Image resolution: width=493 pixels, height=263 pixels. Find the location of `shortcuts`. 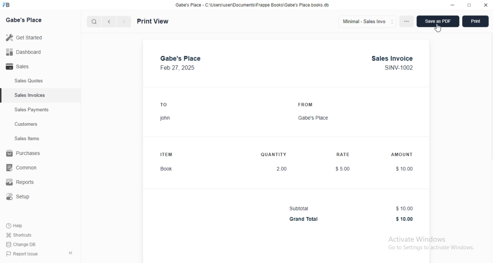

shortcuts is located at coordinates (19, 235).